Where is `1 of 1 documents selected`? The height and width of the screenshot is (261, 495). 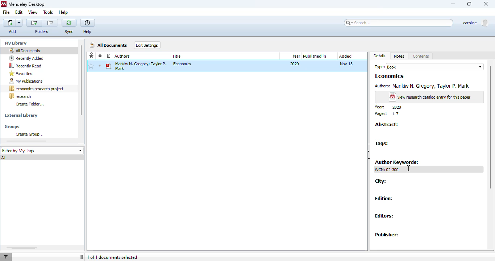
1 of 1 documents selected is located at coordinates (113, 257).